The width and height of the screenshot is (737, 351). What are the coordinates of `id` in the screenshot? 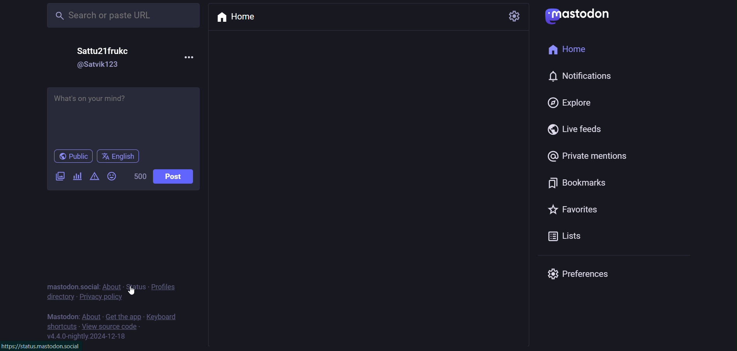 It's located at (102, 68).